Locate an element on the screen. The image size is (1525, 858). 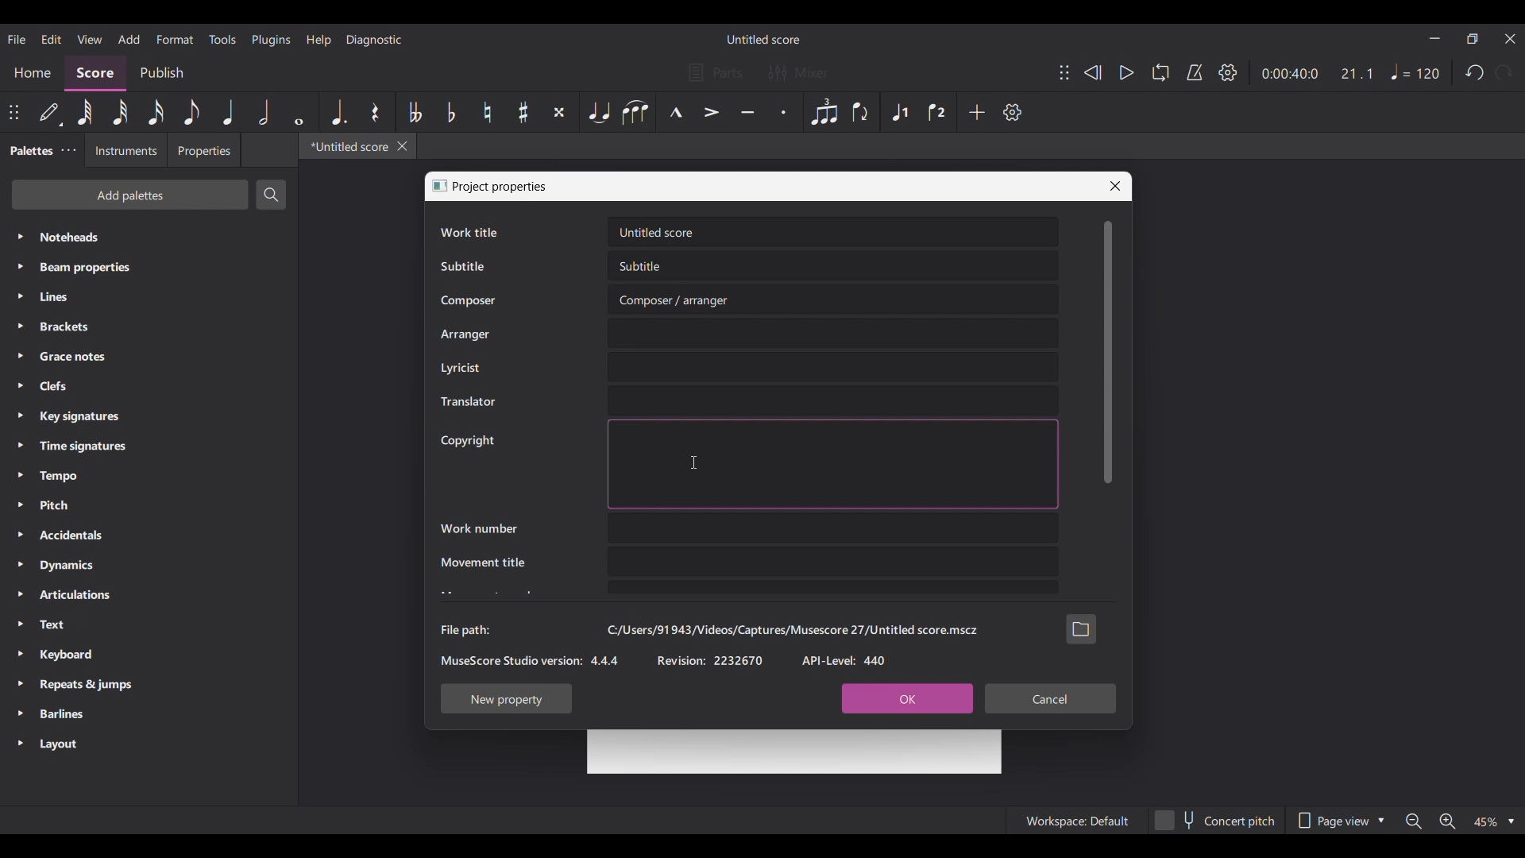
Settings is located at coordinates (1228, 72).